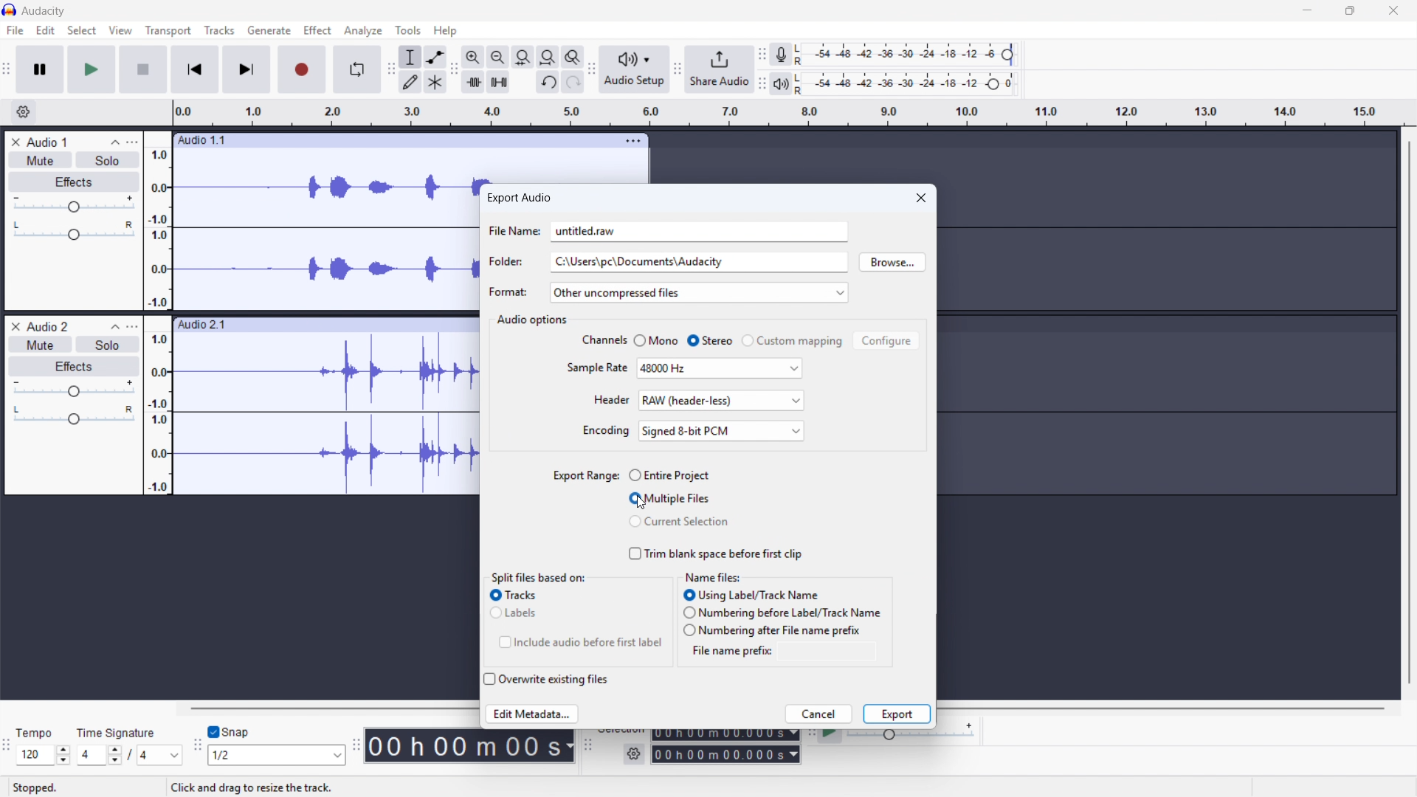 The width and height of the screenshot is (1417, 797). Describe the element at coordinates (821, 651) in the screenshot. I see `add file name prefix` at that location.